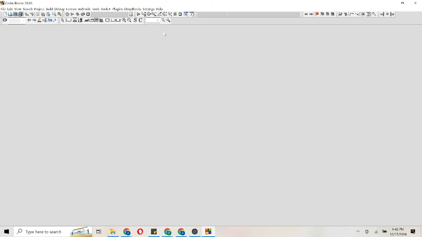 The height and width of the screenshot is (237, 422). What do you see at coordinates (35, 20) in the screenshot?
I see `Move right` at bounding box center [35, 20].